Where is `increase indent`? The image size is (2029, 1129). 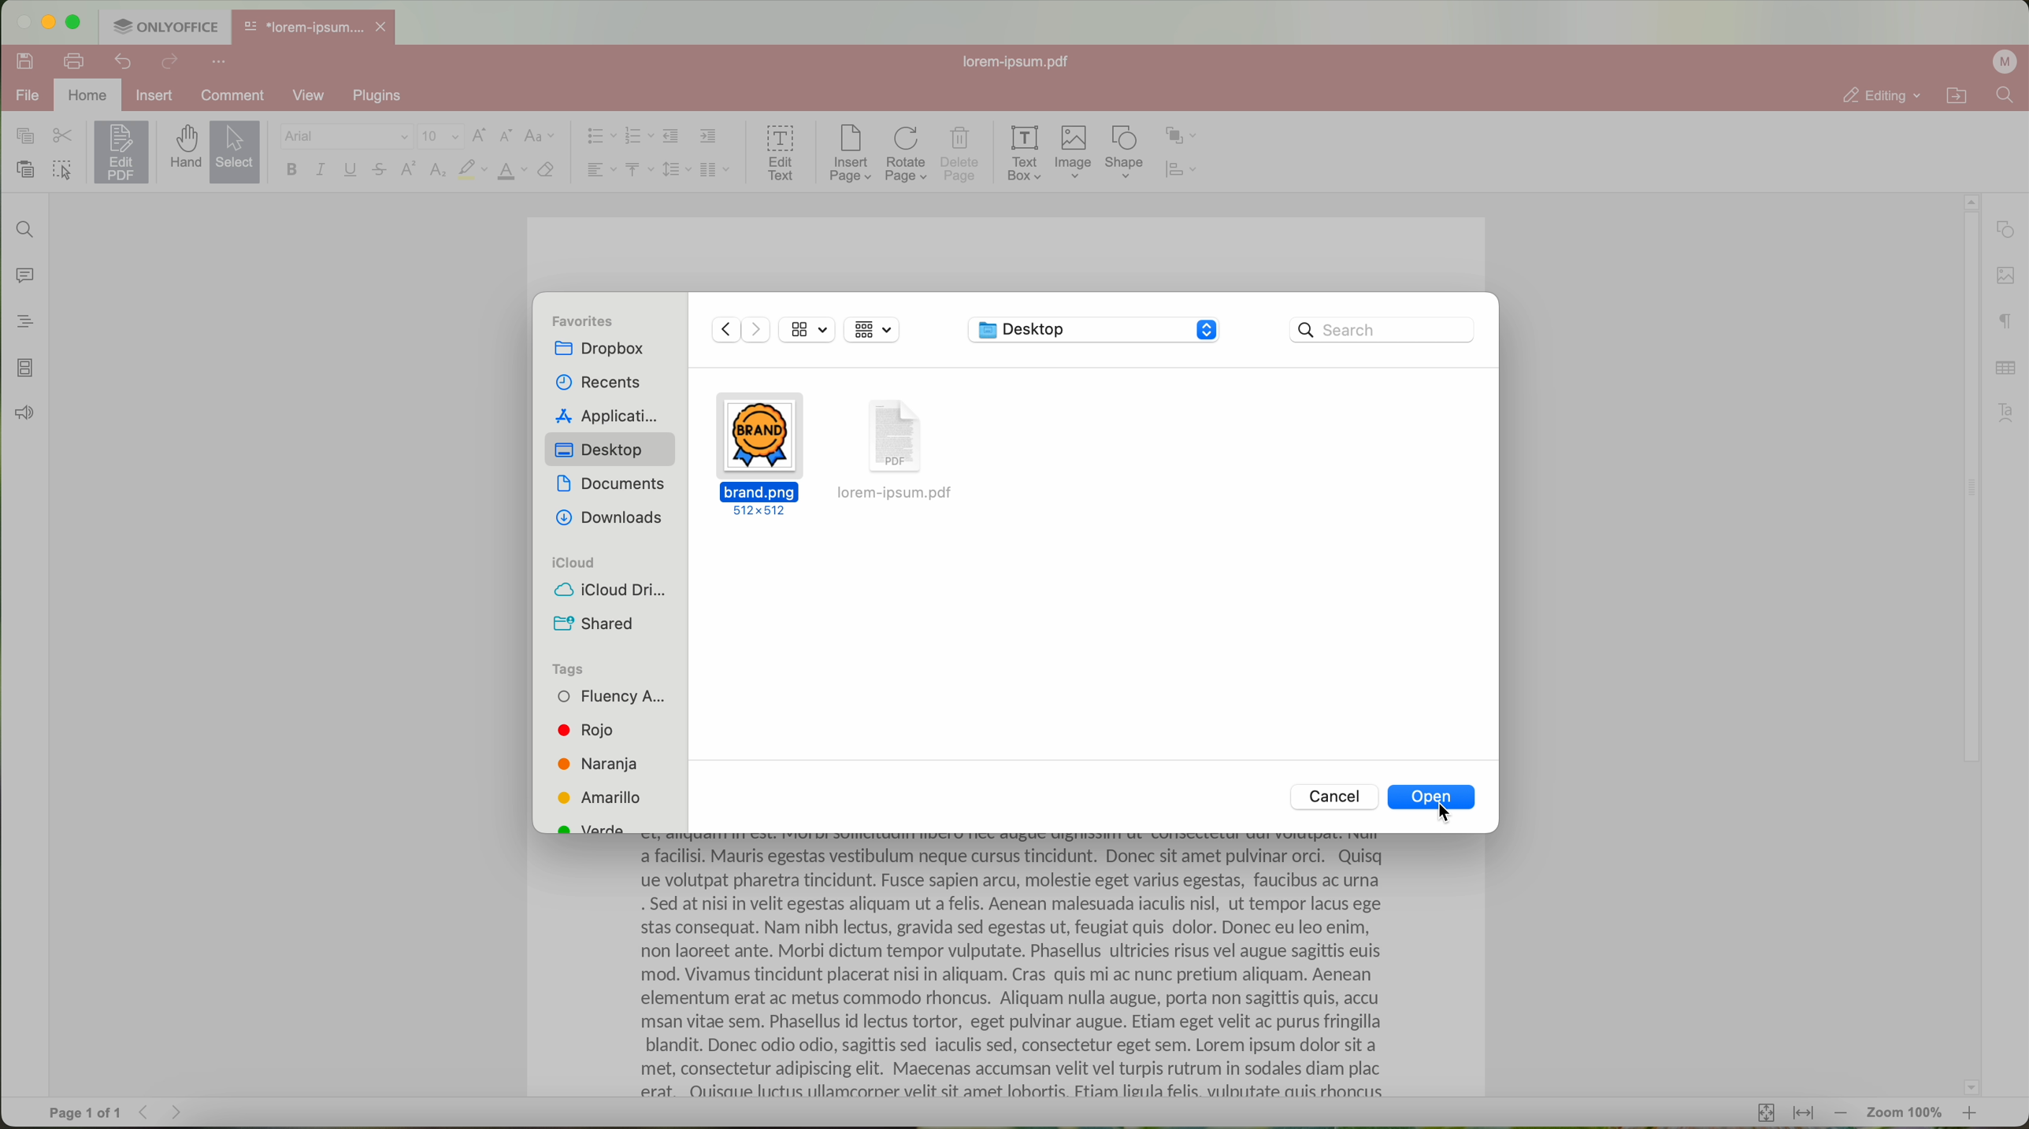 increase indent is located at coordinates (709, 135).